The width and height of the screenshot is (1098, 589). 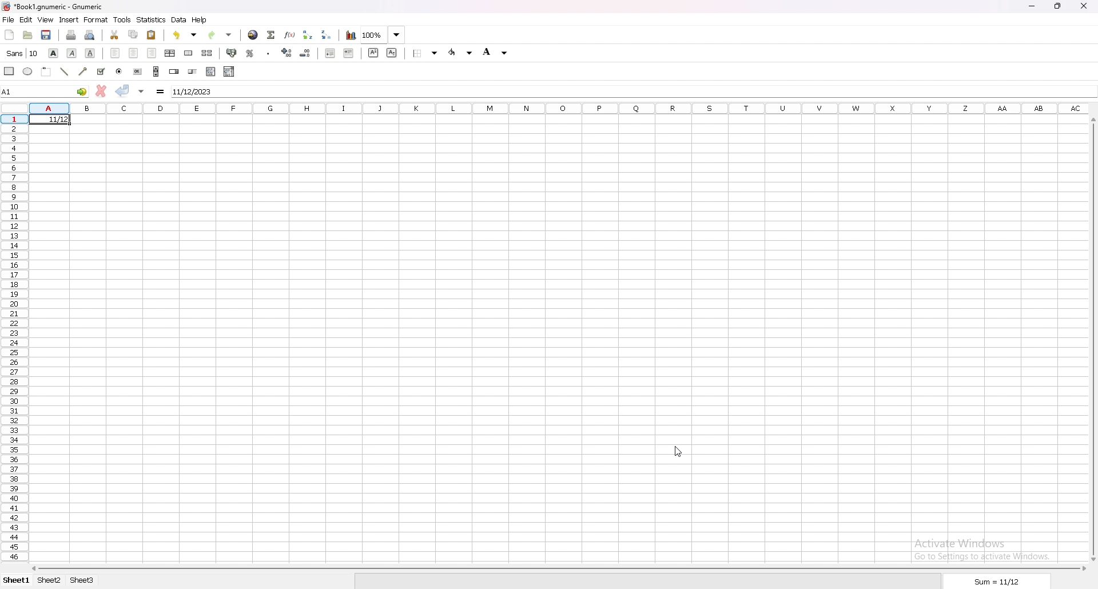 What do you see at coordinates (175, 71) in the screenshot?
I see `spin button` at bounding box center [175, 71].